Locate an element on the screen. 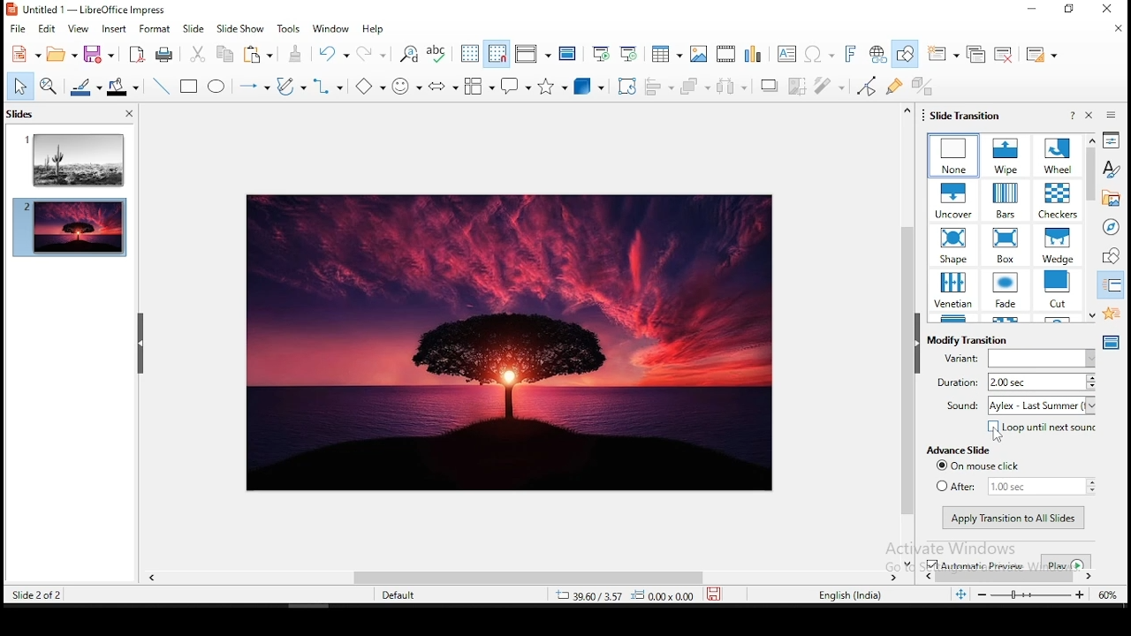  line color is located at coordinates (87, 87).